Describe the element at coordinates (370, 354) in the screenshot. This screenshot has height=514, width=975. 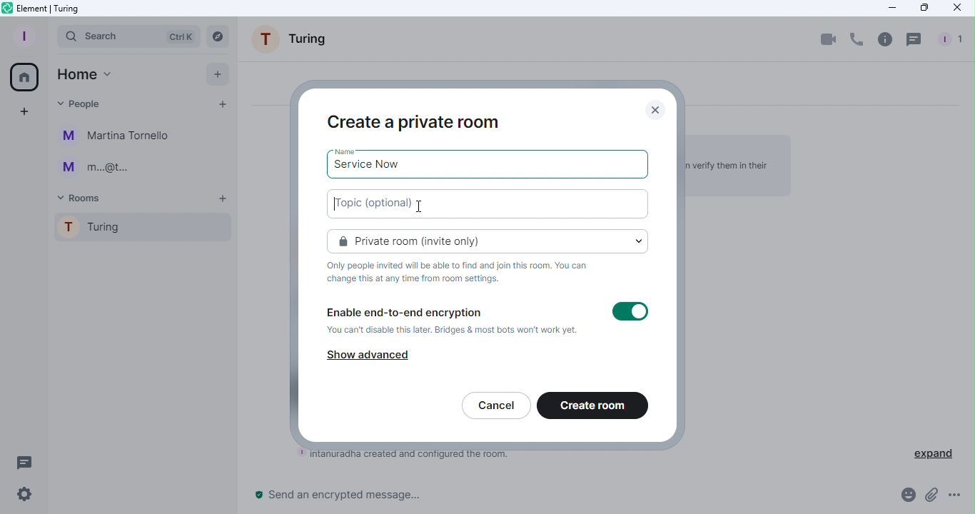
I see `Show advanced` at that location.